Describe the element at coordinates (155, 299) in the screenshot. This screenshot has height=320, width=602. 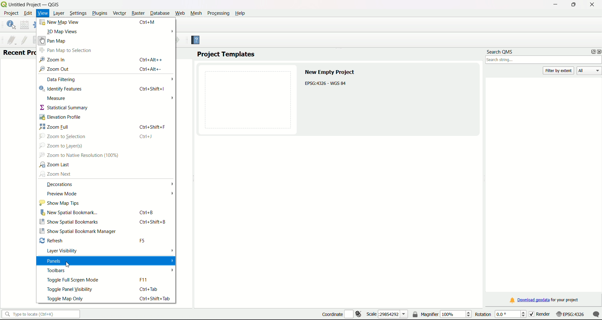
I see `ctrl+shift+tab` at that location.